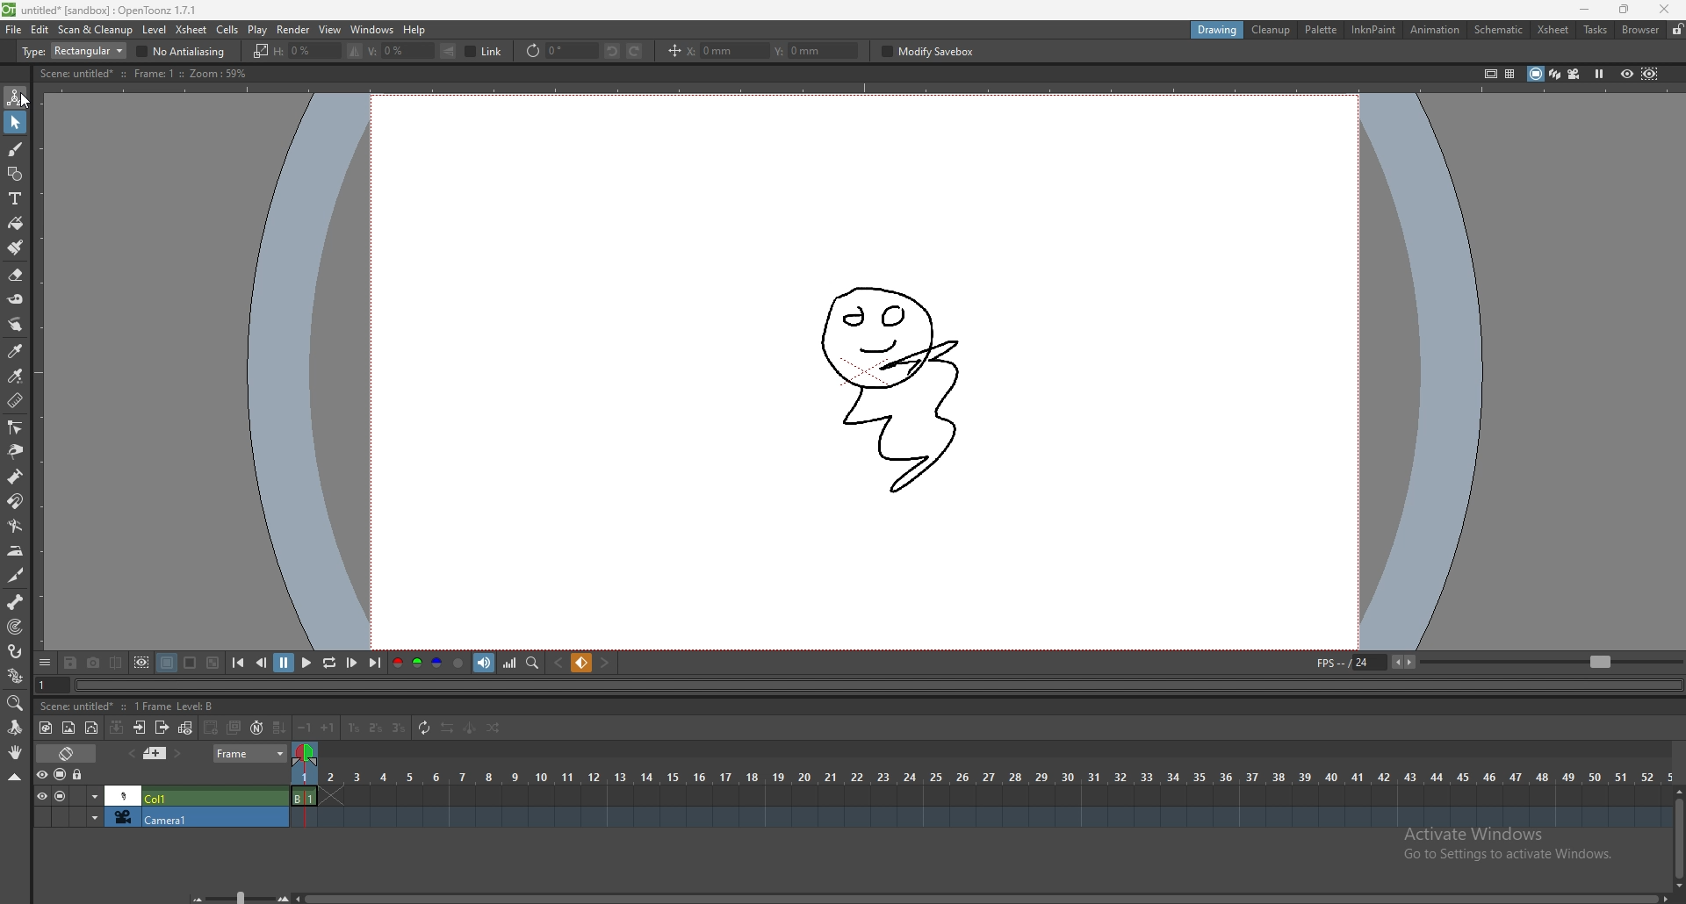  I want to click on level, so click(154, 30).